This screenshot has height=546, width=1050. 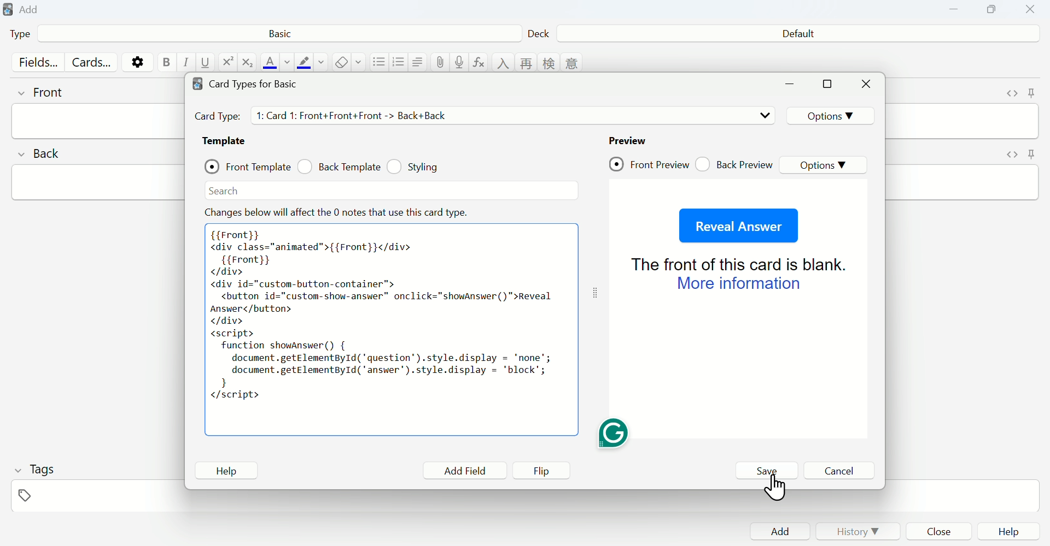 I want to click on Template, so click(x=227, y=141).